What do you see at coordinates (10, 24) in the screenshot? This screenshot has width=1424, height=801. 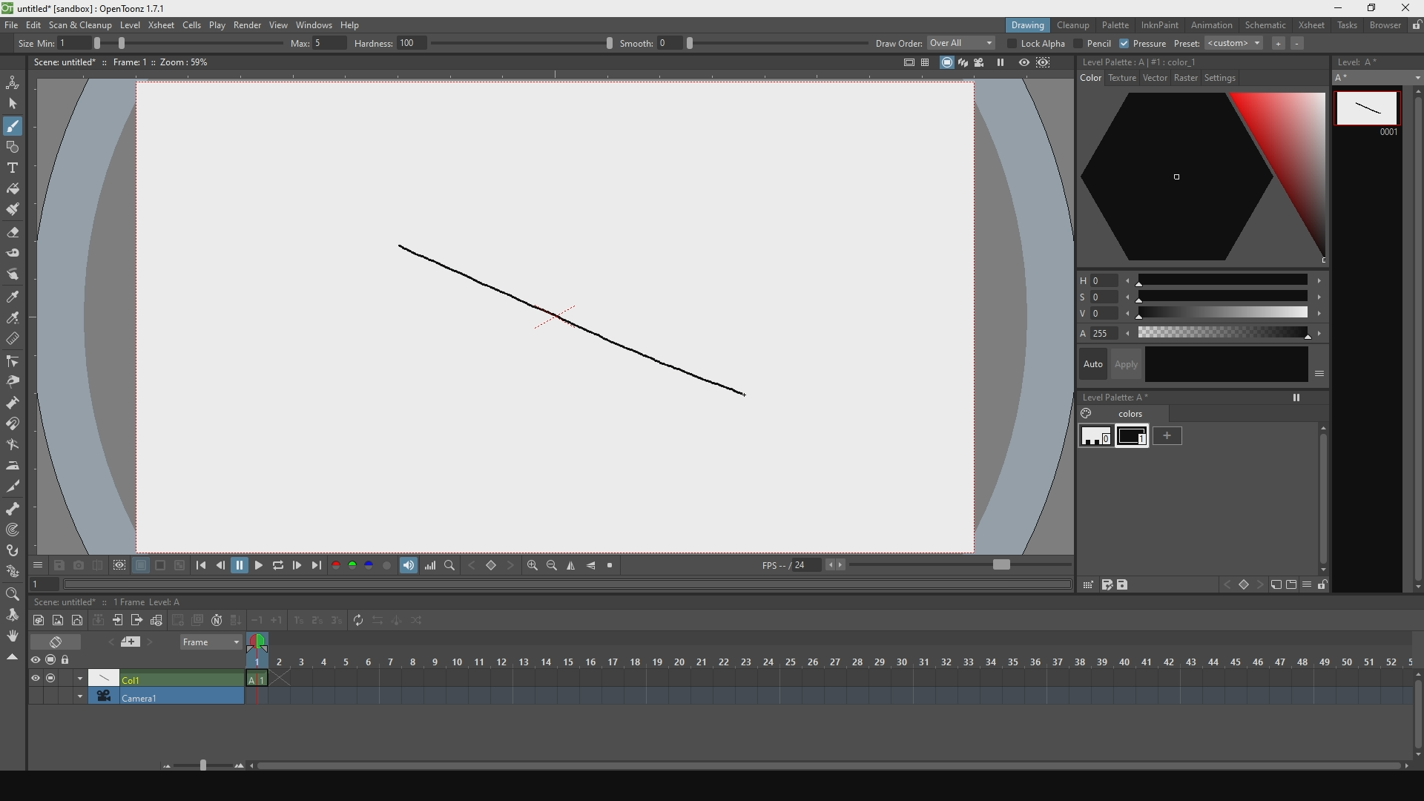 I see `file` at bounding box center [10, 24].